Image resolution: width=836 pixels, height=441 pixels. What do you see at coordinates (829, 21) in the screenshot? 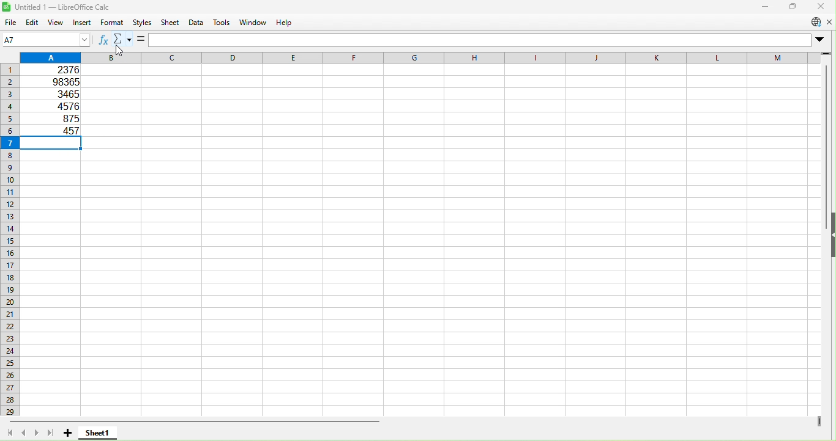
I see `Close document` at bounding box center [829, 21].